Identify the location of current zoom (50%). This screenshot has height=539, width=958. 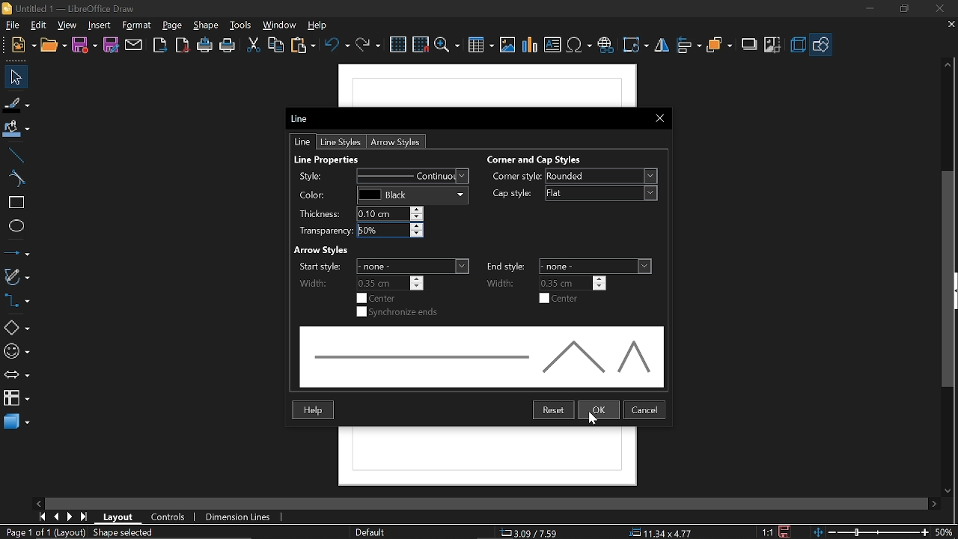
(945, 532).